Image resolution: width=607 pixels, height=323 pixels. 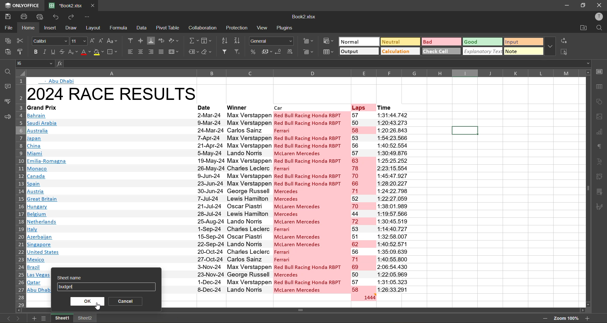 What do you see at coordinates (311, 202) in the screenshot?
I see `car name` at bounding box center [311, 202].